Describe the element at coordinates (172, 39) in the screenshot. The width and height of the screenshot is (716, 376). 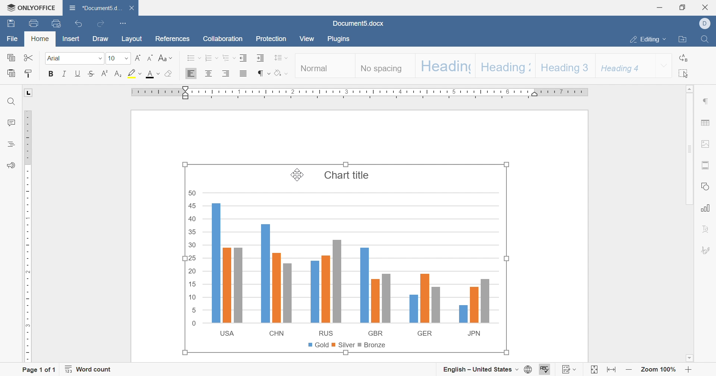
I see `references` at that location.